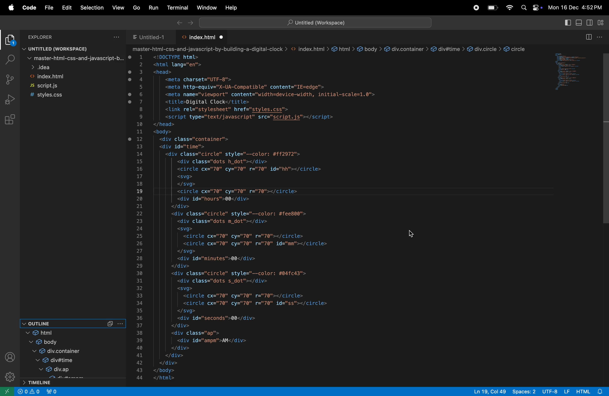 The width and height of the screenshot is (609, 396). What do you see at coordinates (51, 370) in the screenshot?
I see `div.app` at bounding box center [51, 370].